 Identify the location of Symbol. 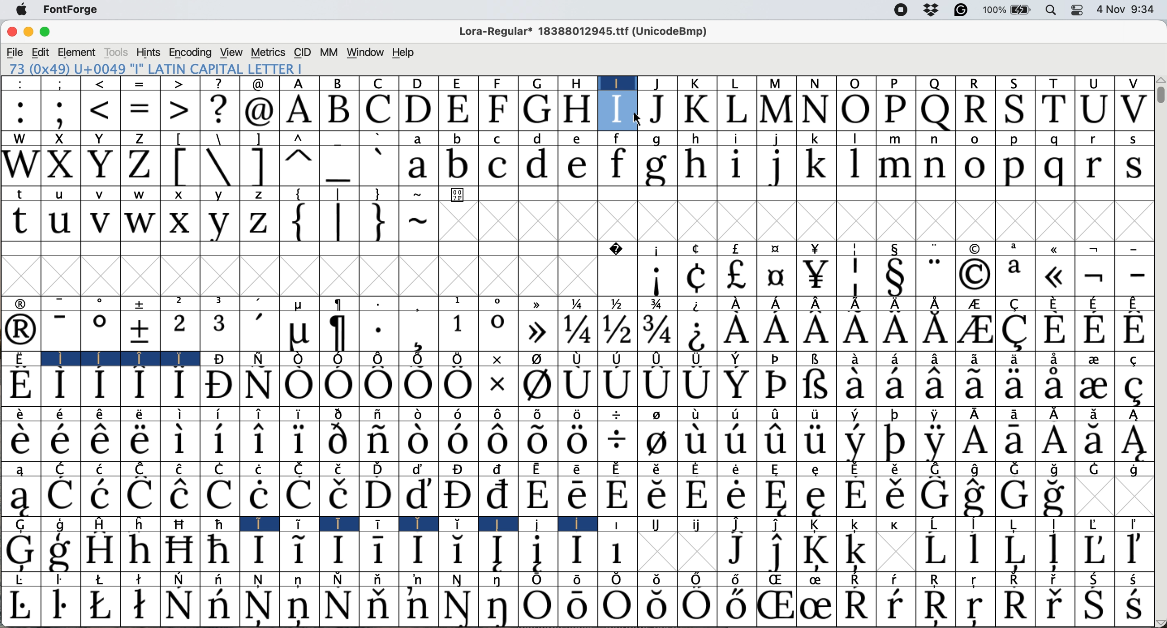
(539, 551).